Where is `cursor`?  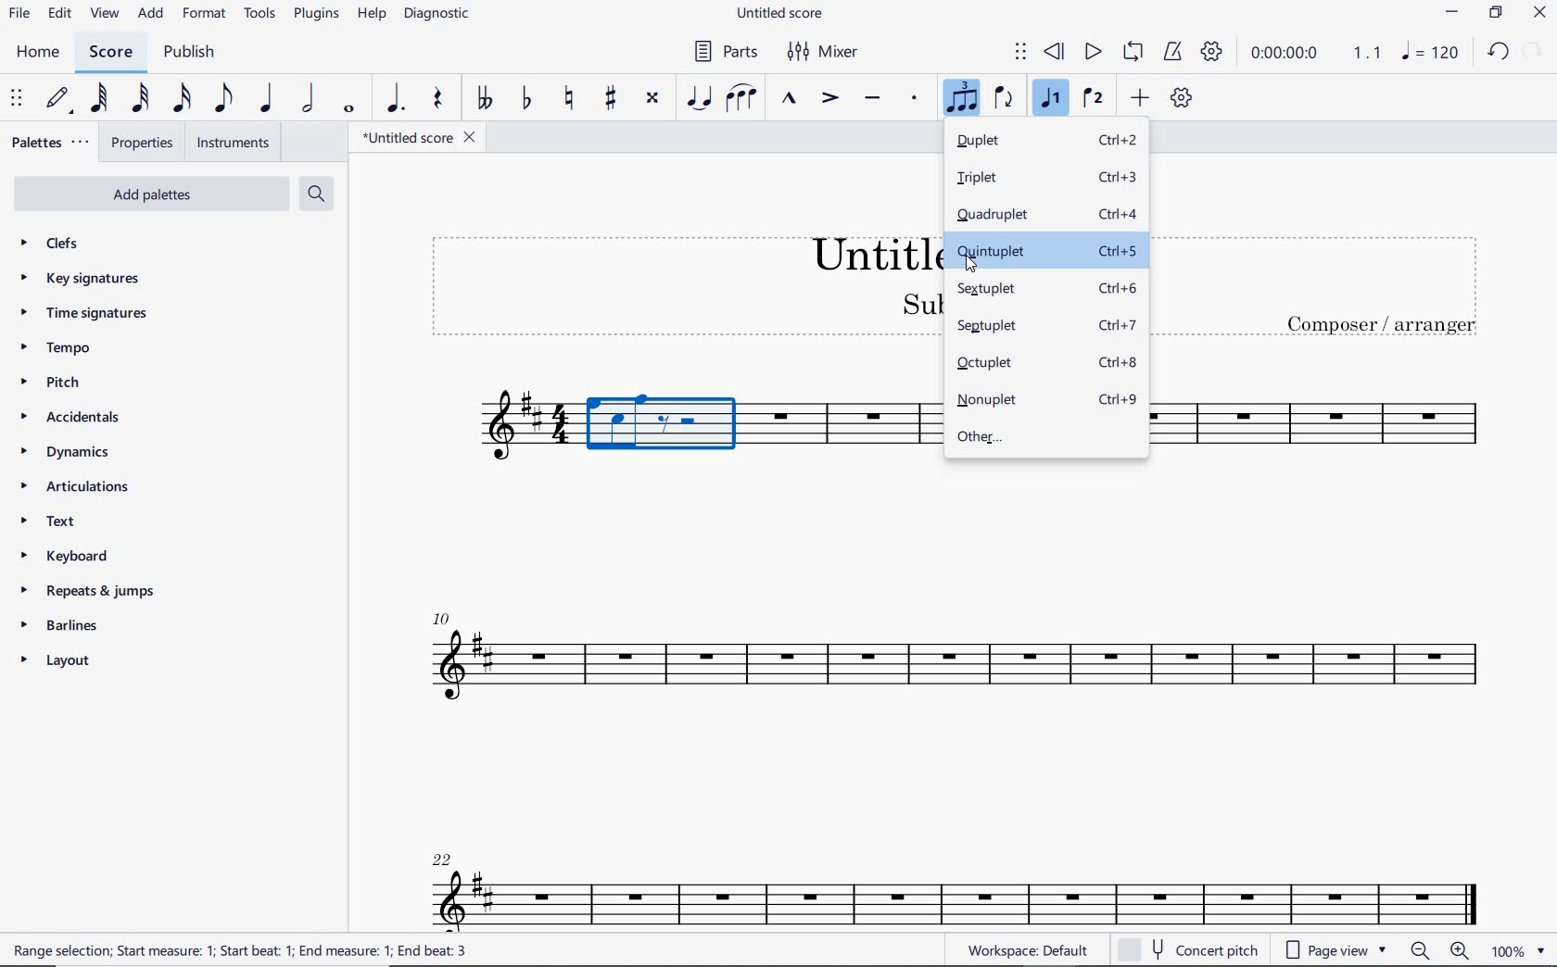
cursor is located at coordinates (969, 265).